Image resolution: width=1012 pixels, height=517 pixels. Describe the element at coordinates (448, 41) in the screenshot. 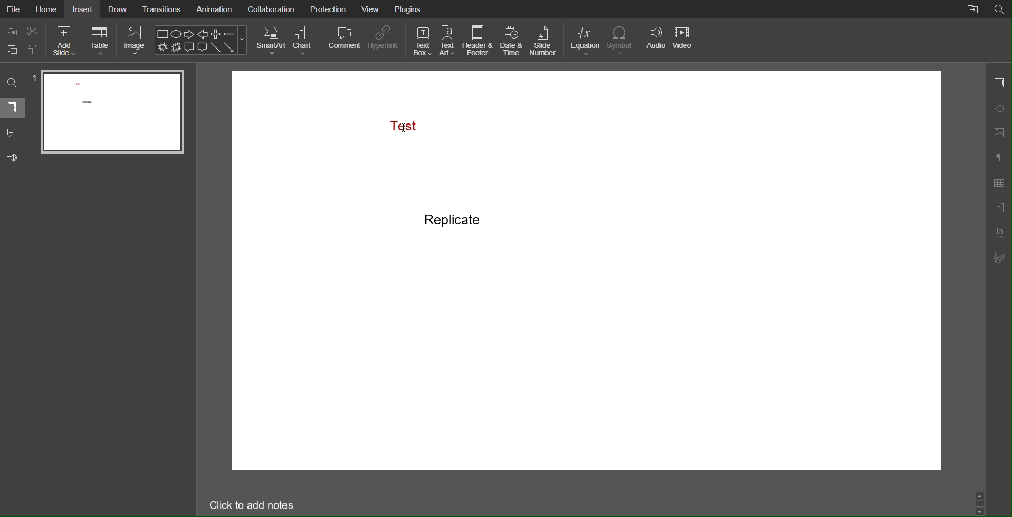

I see `Text Art` at that location.